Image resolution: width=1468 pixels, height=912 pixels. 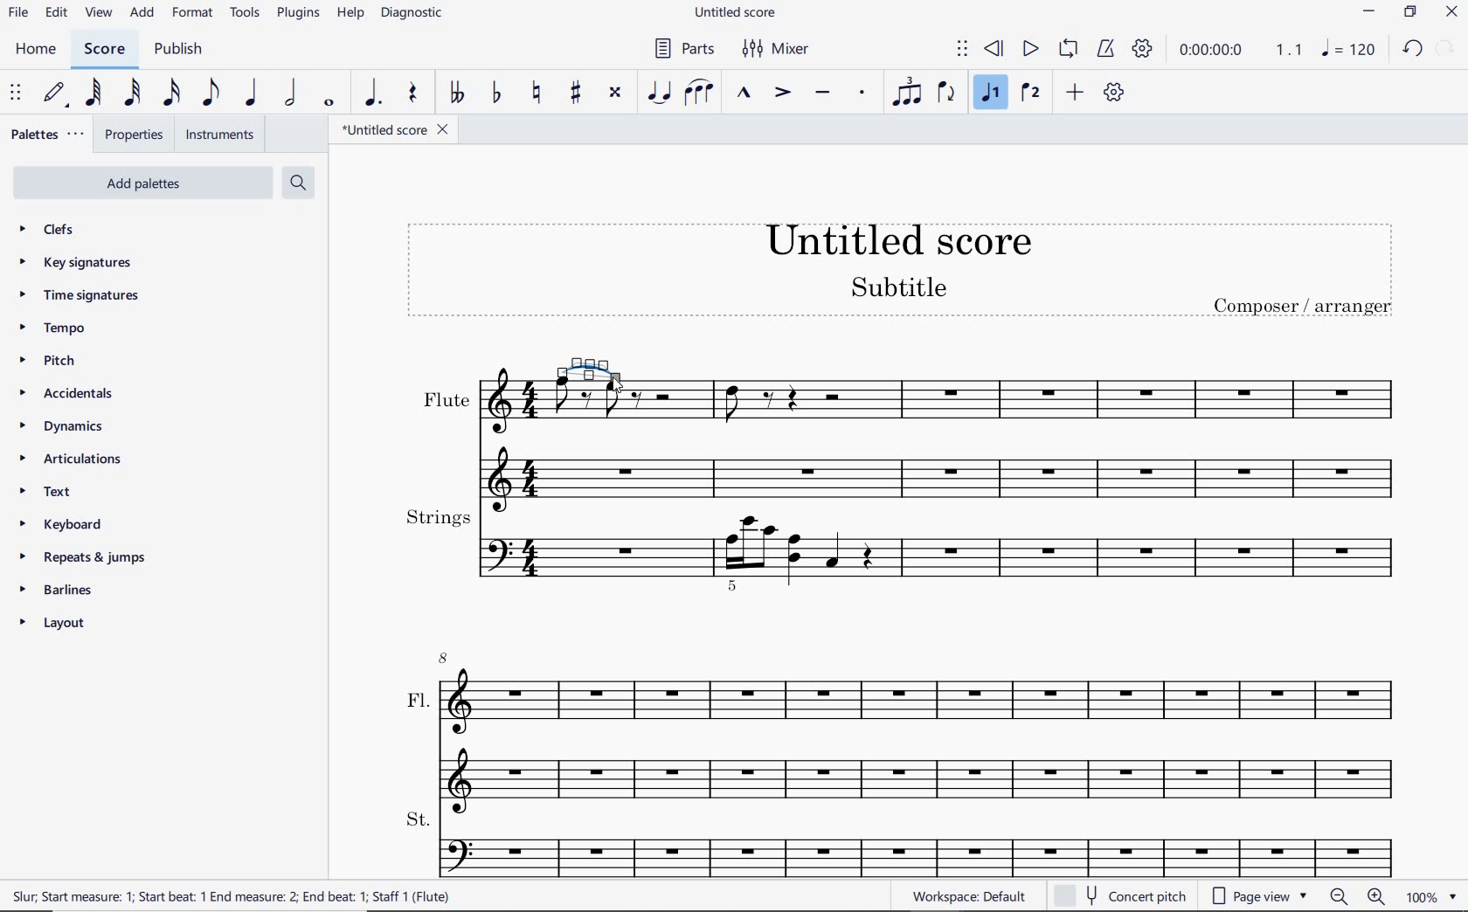 I want to click on SCORE, so click(x=111, y=48).